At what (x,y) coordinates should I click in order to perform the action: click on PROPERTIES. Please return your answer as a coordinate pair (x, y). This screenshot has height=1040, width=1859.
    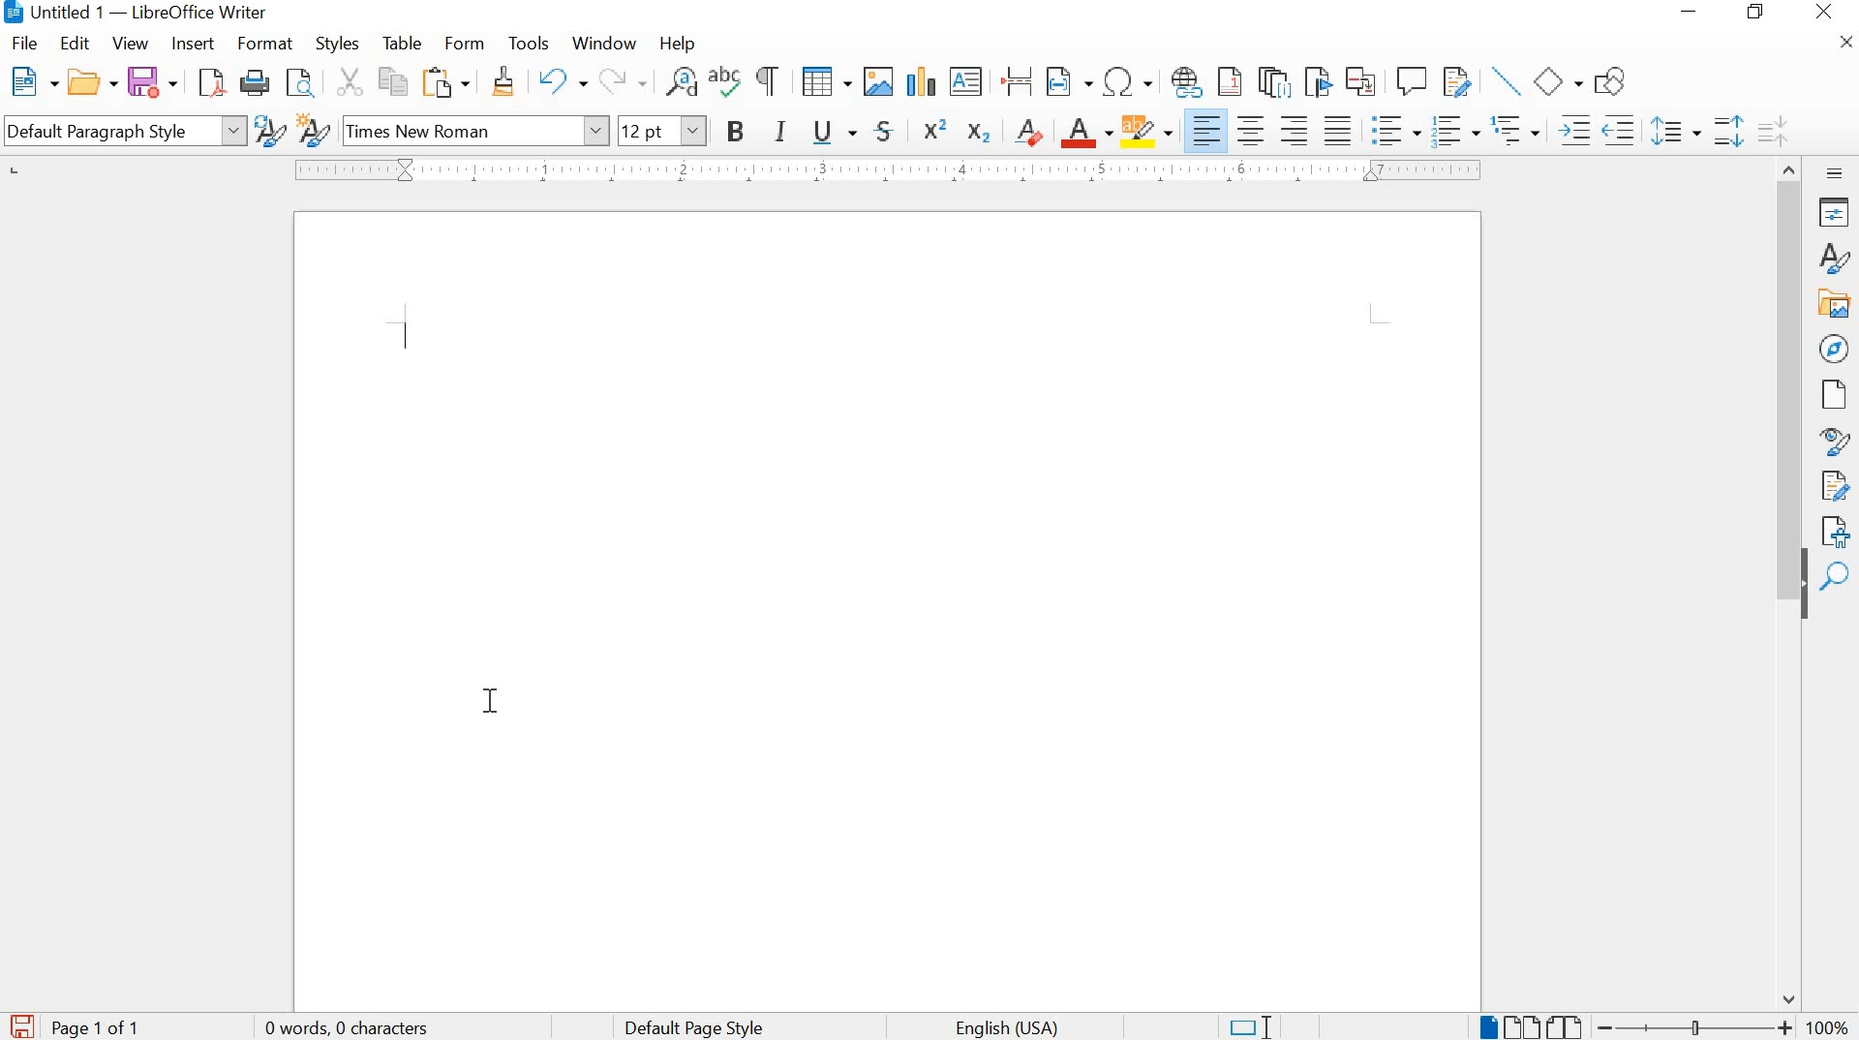
    Looking at the image, I should click on (1836, 214).